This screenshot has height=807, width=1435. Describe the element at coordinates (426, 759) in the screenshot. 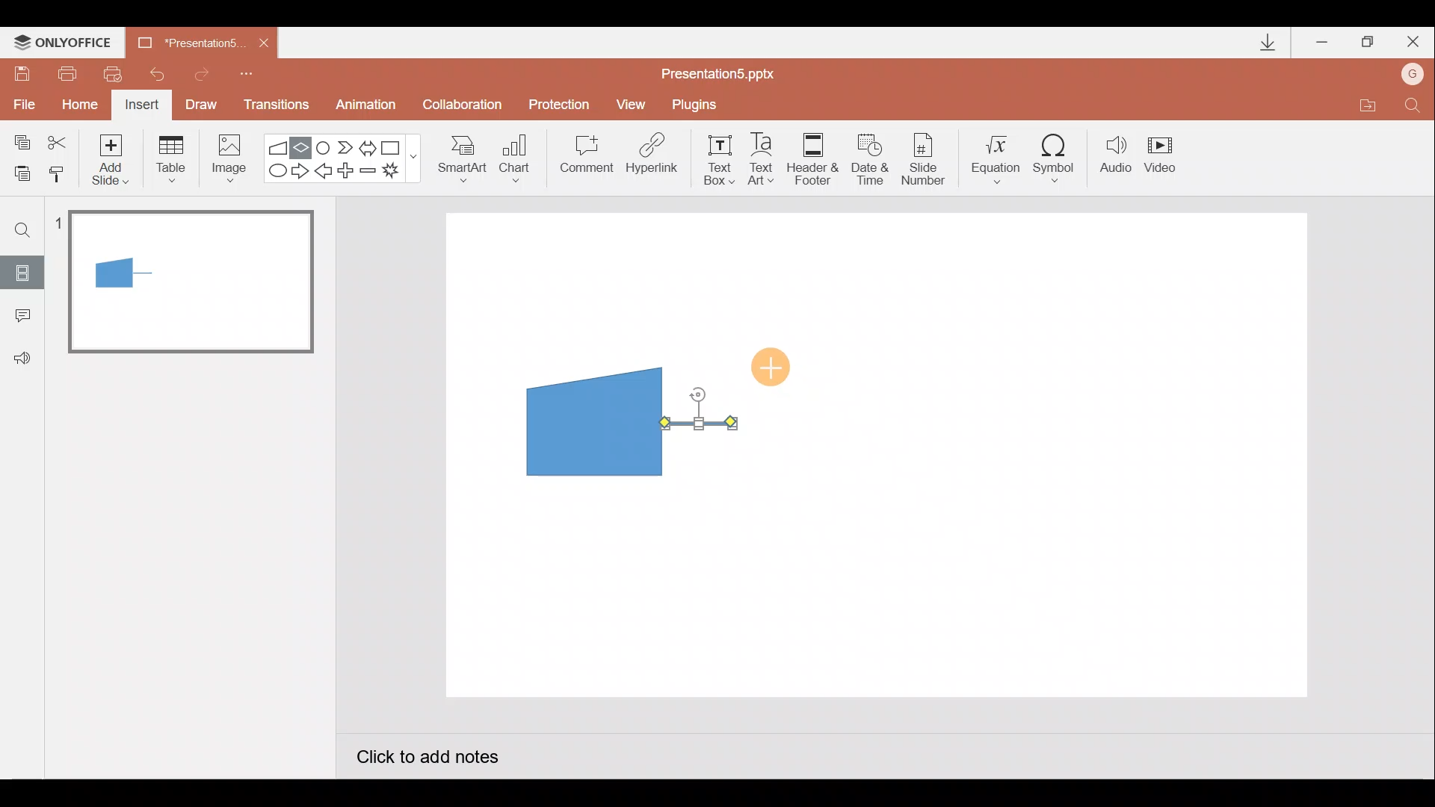

I see `Click to add notes` at that location.